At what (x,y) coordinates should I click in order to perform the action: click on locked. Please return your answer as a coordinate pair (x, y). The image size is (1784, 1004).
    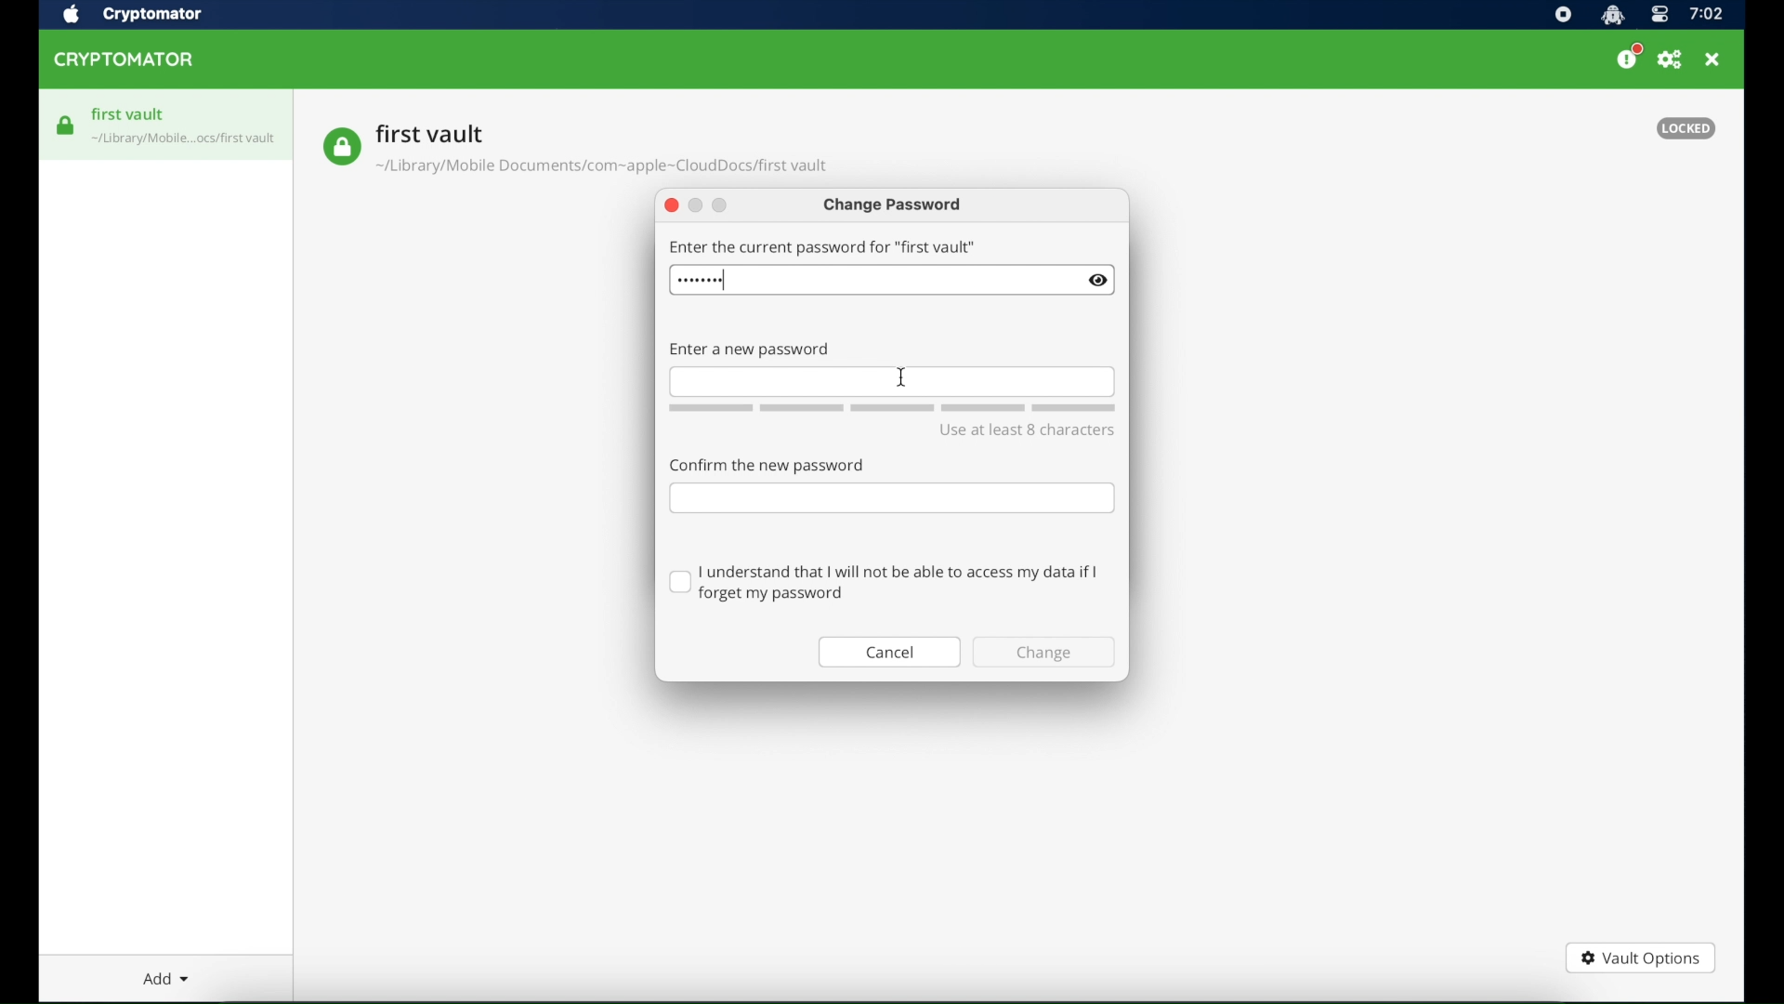
    Looking at the image, I should click on (1686, 128).